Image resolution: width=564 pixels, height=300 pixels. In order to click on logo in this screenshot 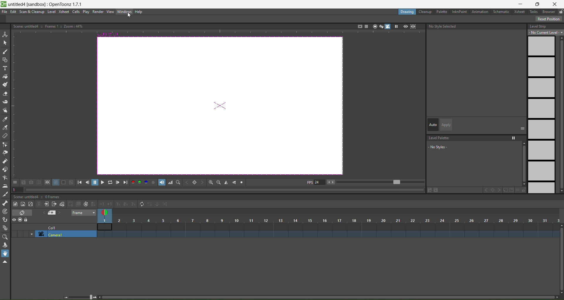, I will do `click(4, 4)`.